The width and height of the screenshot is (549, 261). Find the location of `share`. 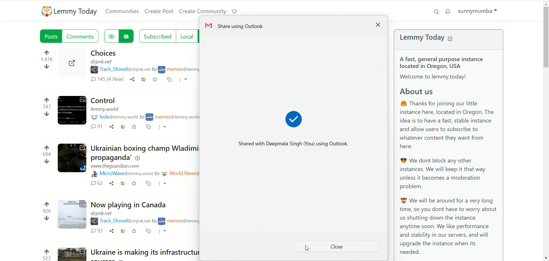

share is located at coordinates (111, 183).